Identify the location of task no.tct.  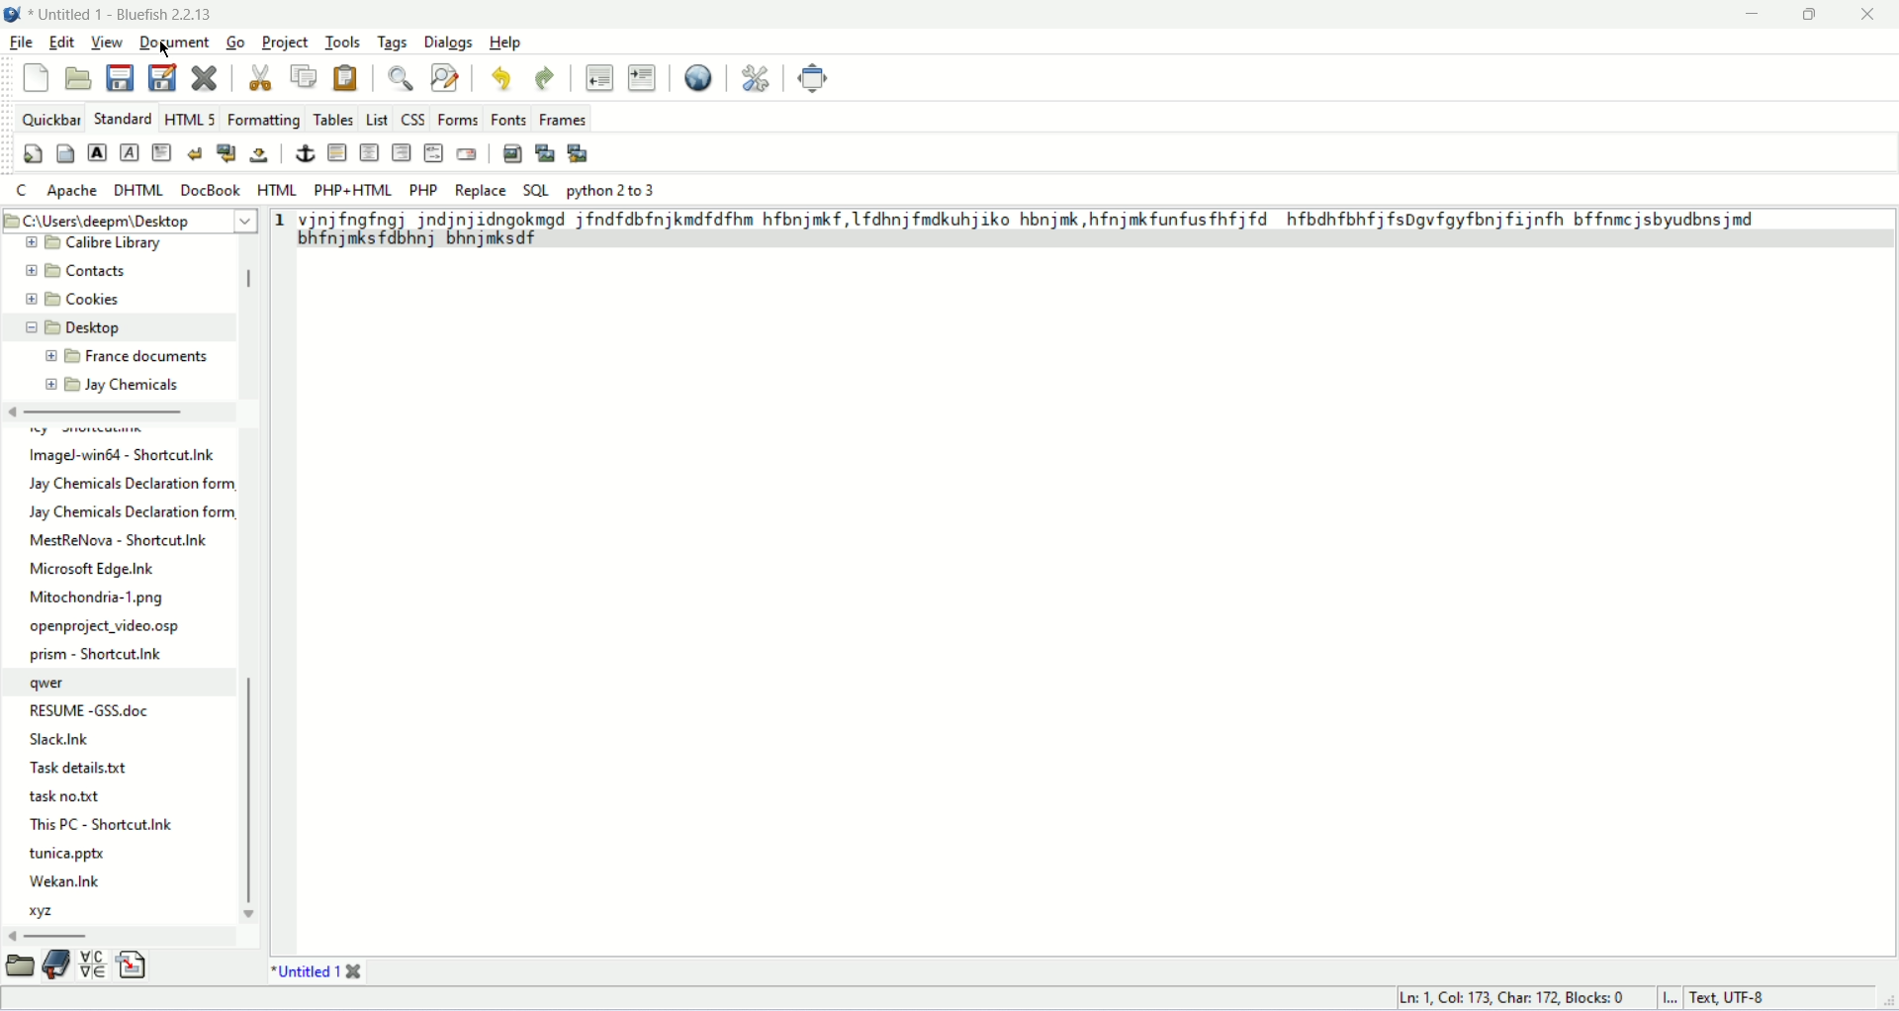
(70, 794).